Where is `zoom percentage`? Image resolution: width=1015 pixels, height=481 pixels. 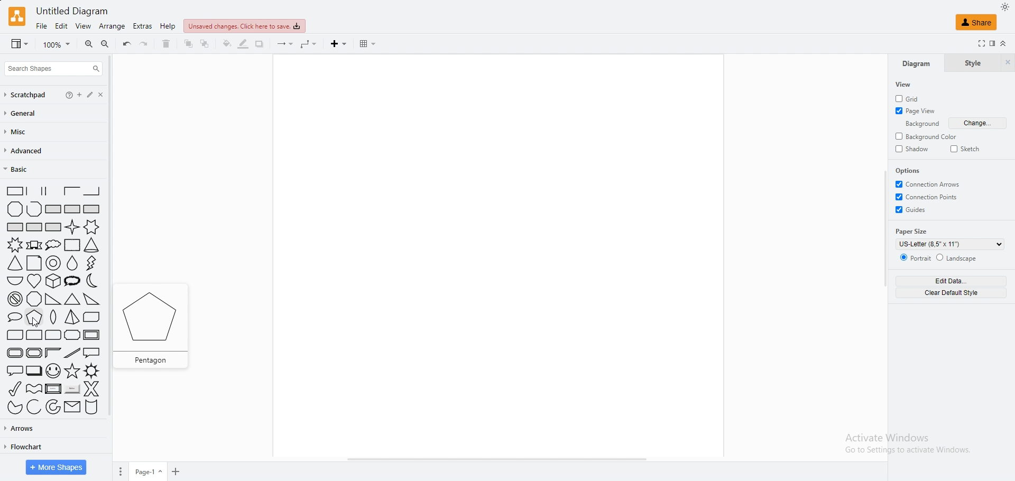 zoom percentage is located at coordinates (58, 44).